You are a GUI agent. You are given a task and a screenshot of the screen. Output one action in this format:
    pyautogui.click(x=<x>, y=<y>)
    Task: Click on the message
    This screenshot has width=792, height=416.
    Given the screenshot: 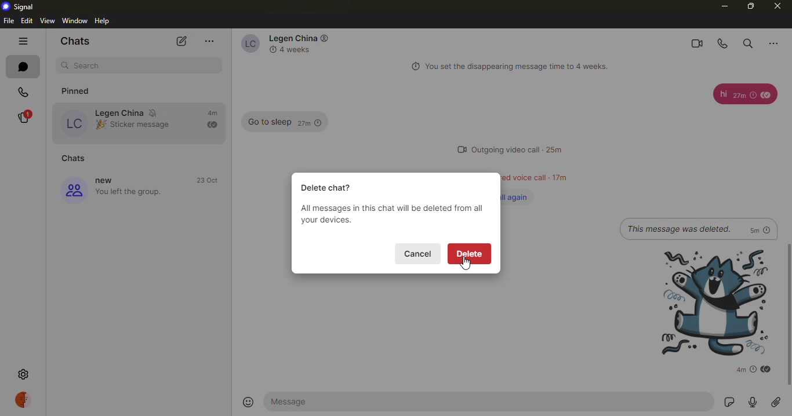 What is the action you would take?
    pyautogui.click(x=720, y=94)
    